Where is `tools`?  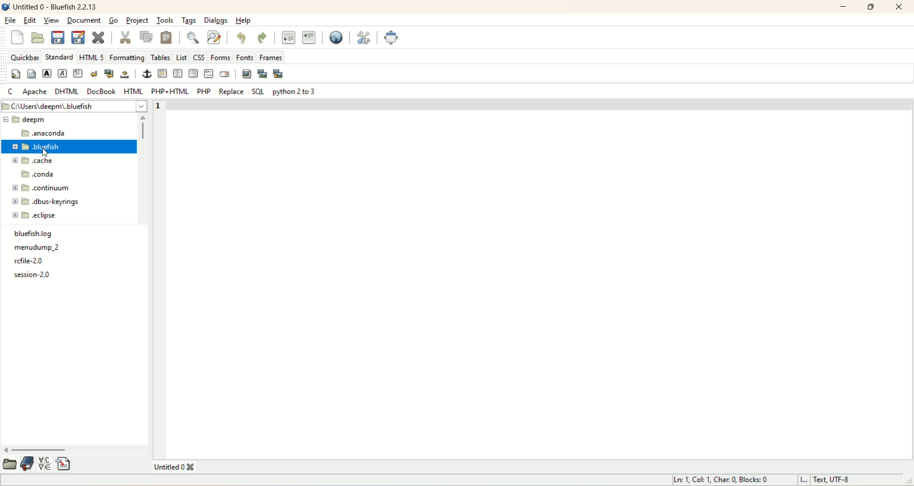 tools is located at coordinates (165, 21).